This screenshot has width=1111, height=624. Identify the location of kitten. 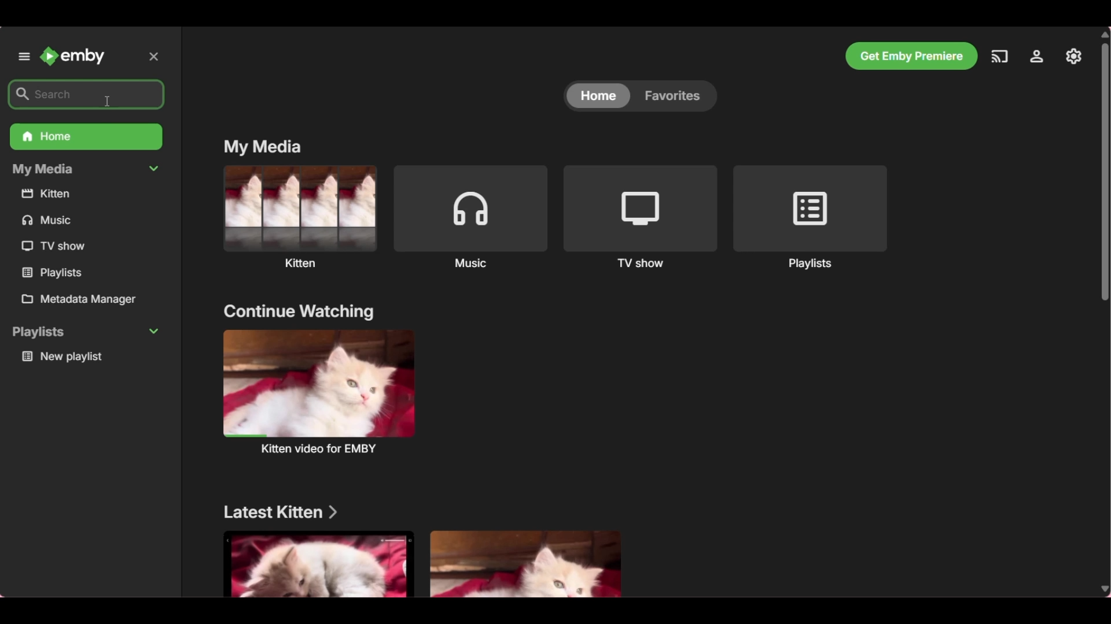
(79, 194).